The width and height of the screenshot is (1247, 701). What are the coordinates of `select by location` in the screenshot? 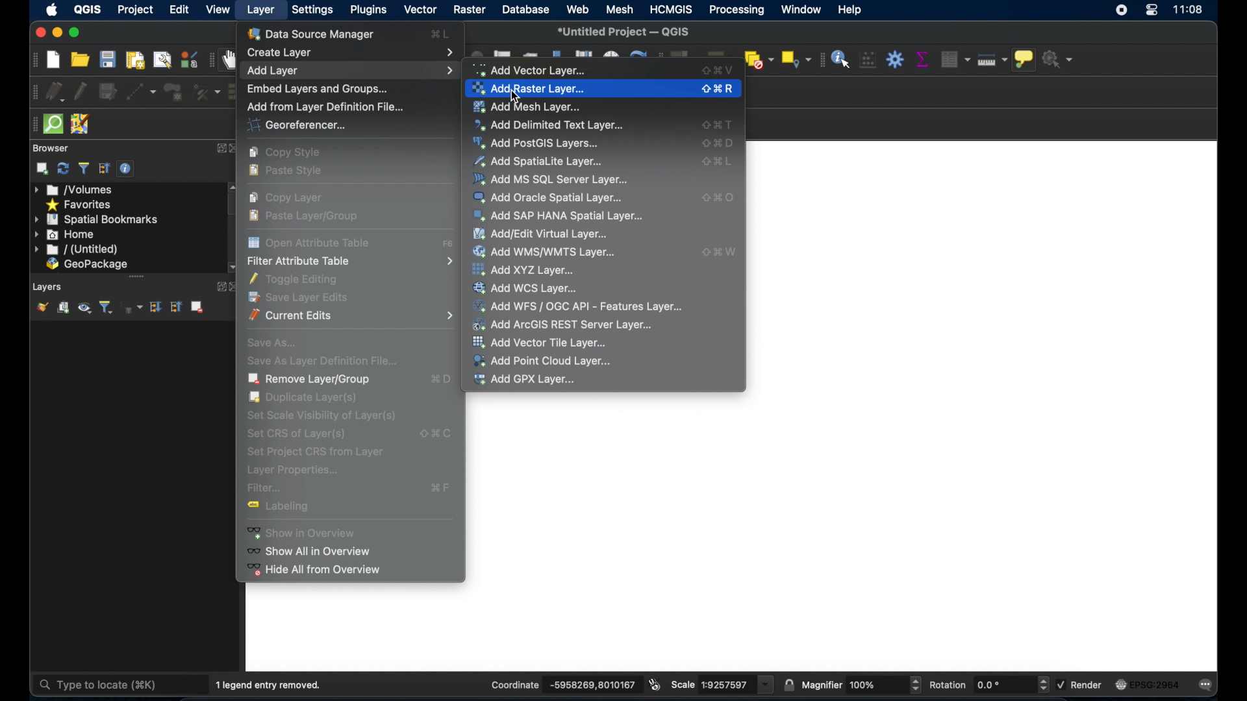 It's located at (794, 59).